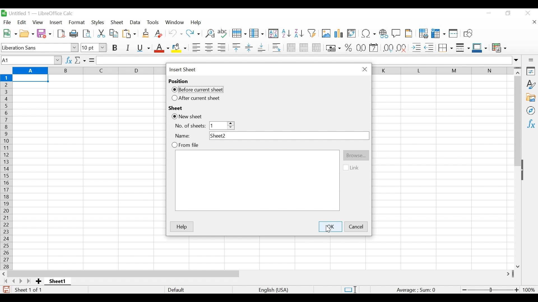 The image size is (538, 302). Describe the element at coordinates (312, 34) in the screenshot. I see `Autofilter` at that location.